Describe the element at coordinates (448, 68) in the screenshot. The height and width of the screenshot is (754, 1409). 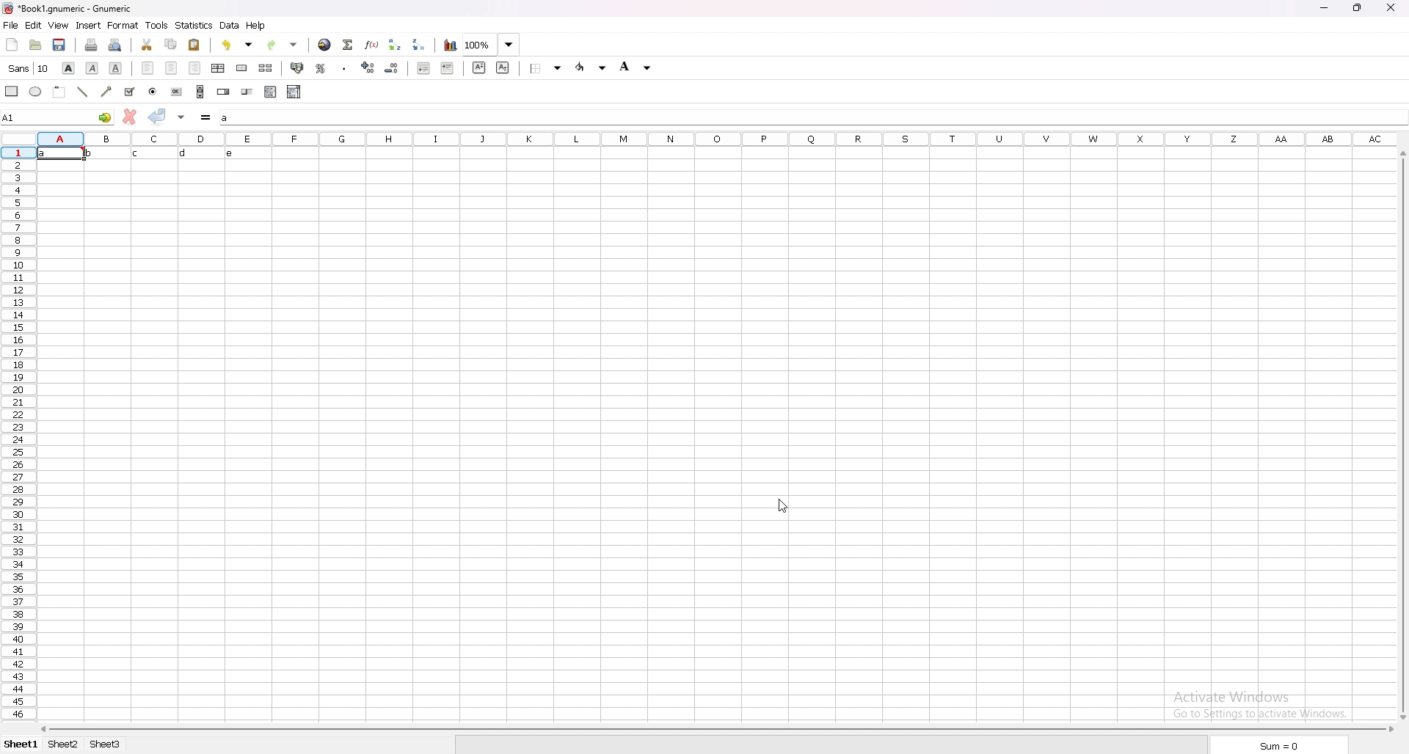
I see `increase indent` at that location.